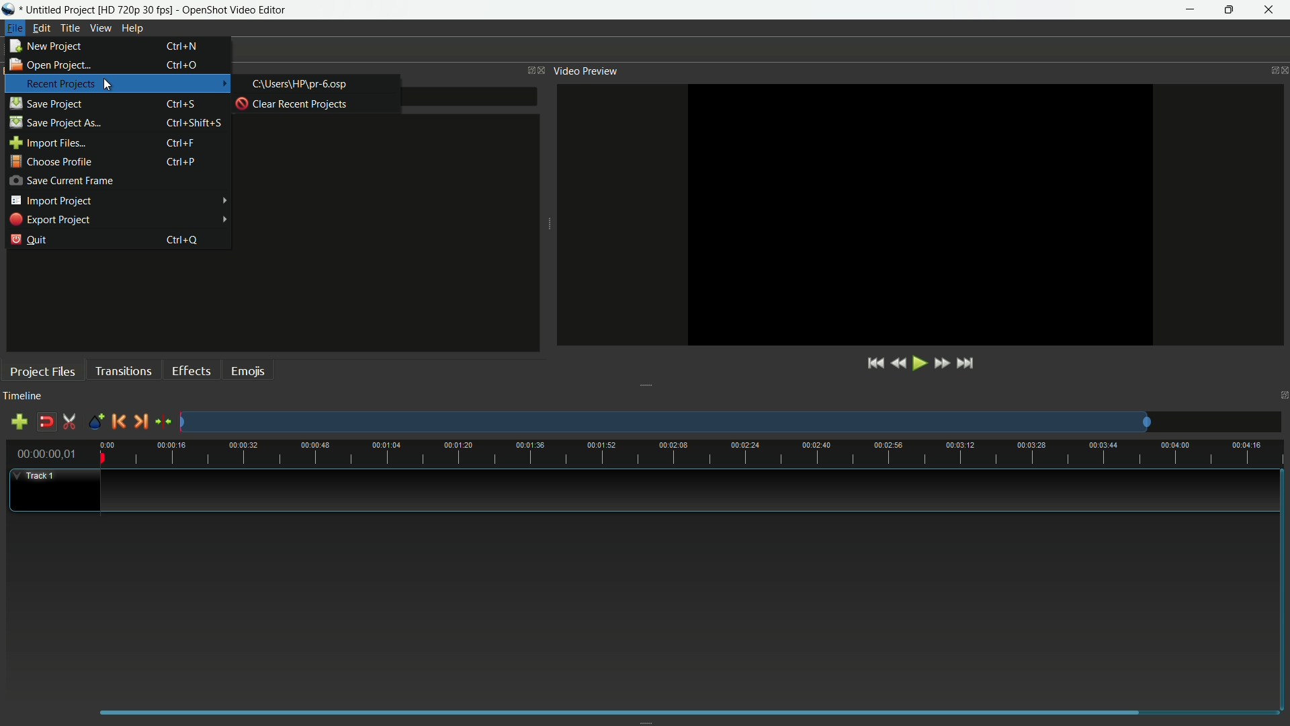 The image size is (1290, 726). Describe the element at coordinates (46, 454) in the screenshot. I see `current time` at that location.